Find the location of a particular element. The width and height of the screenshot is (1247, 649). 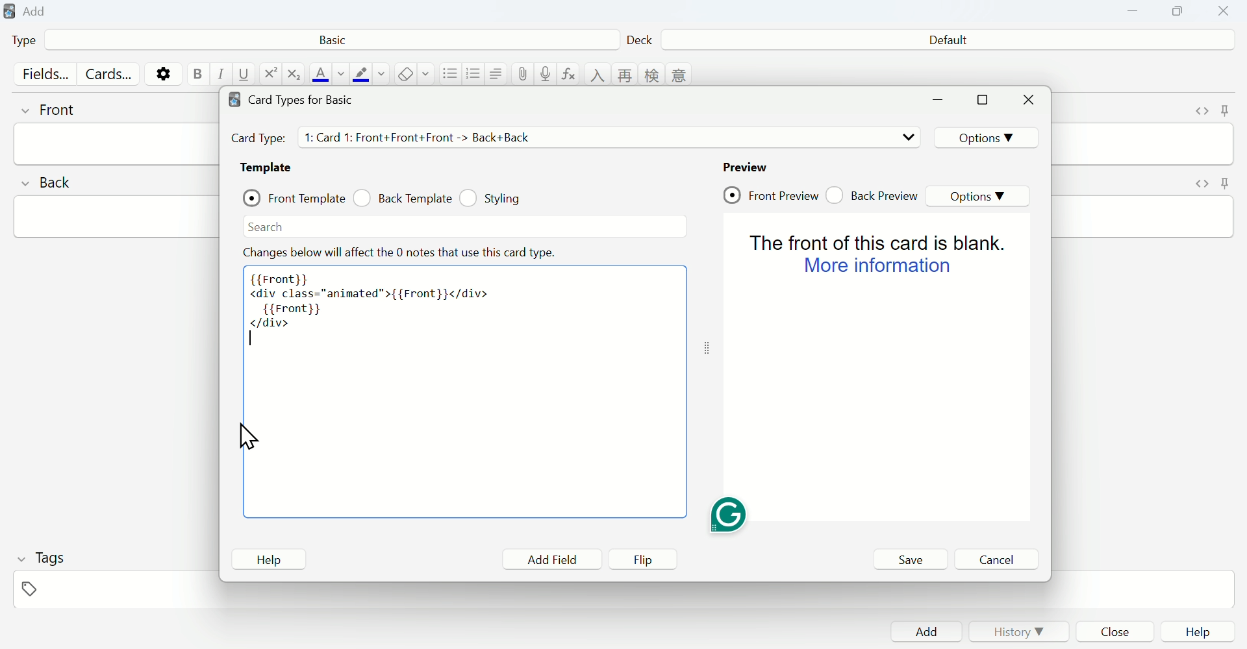

back input field is located at coordinates (116, 216).